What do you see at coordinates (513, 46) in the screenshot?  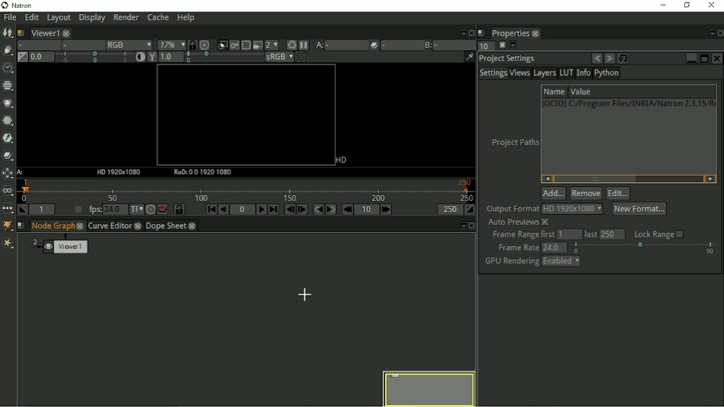 I see `Float pane` at bounding box center [513, 46].